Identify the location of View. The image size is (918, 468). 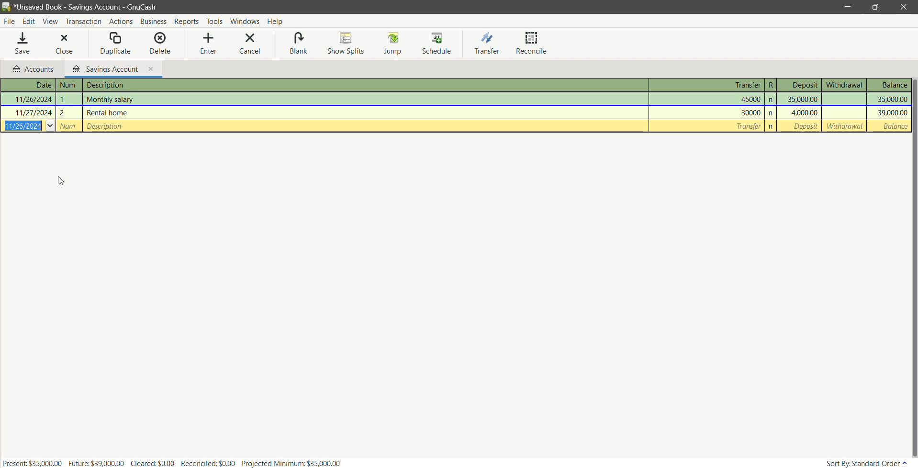
(51, 21).